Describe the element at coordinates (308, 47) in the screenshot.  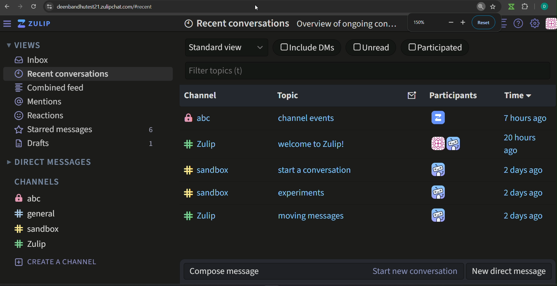
I see `Include DMs` at that location.